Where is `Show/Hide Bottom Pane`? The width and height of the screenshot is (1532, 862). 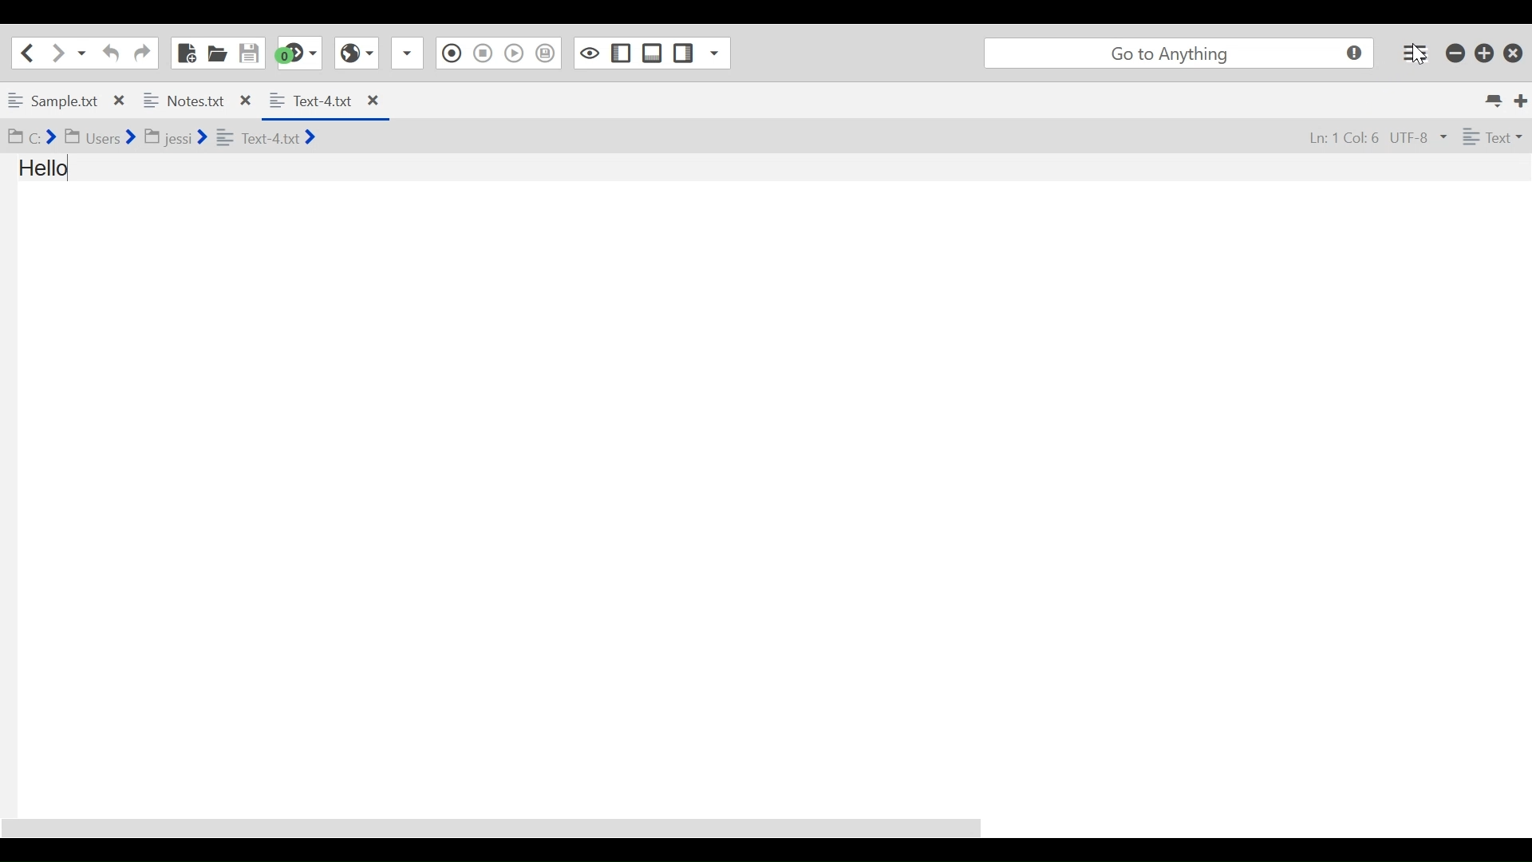
Show/Hide Bottom Pane is located at coordinates (653, 53).